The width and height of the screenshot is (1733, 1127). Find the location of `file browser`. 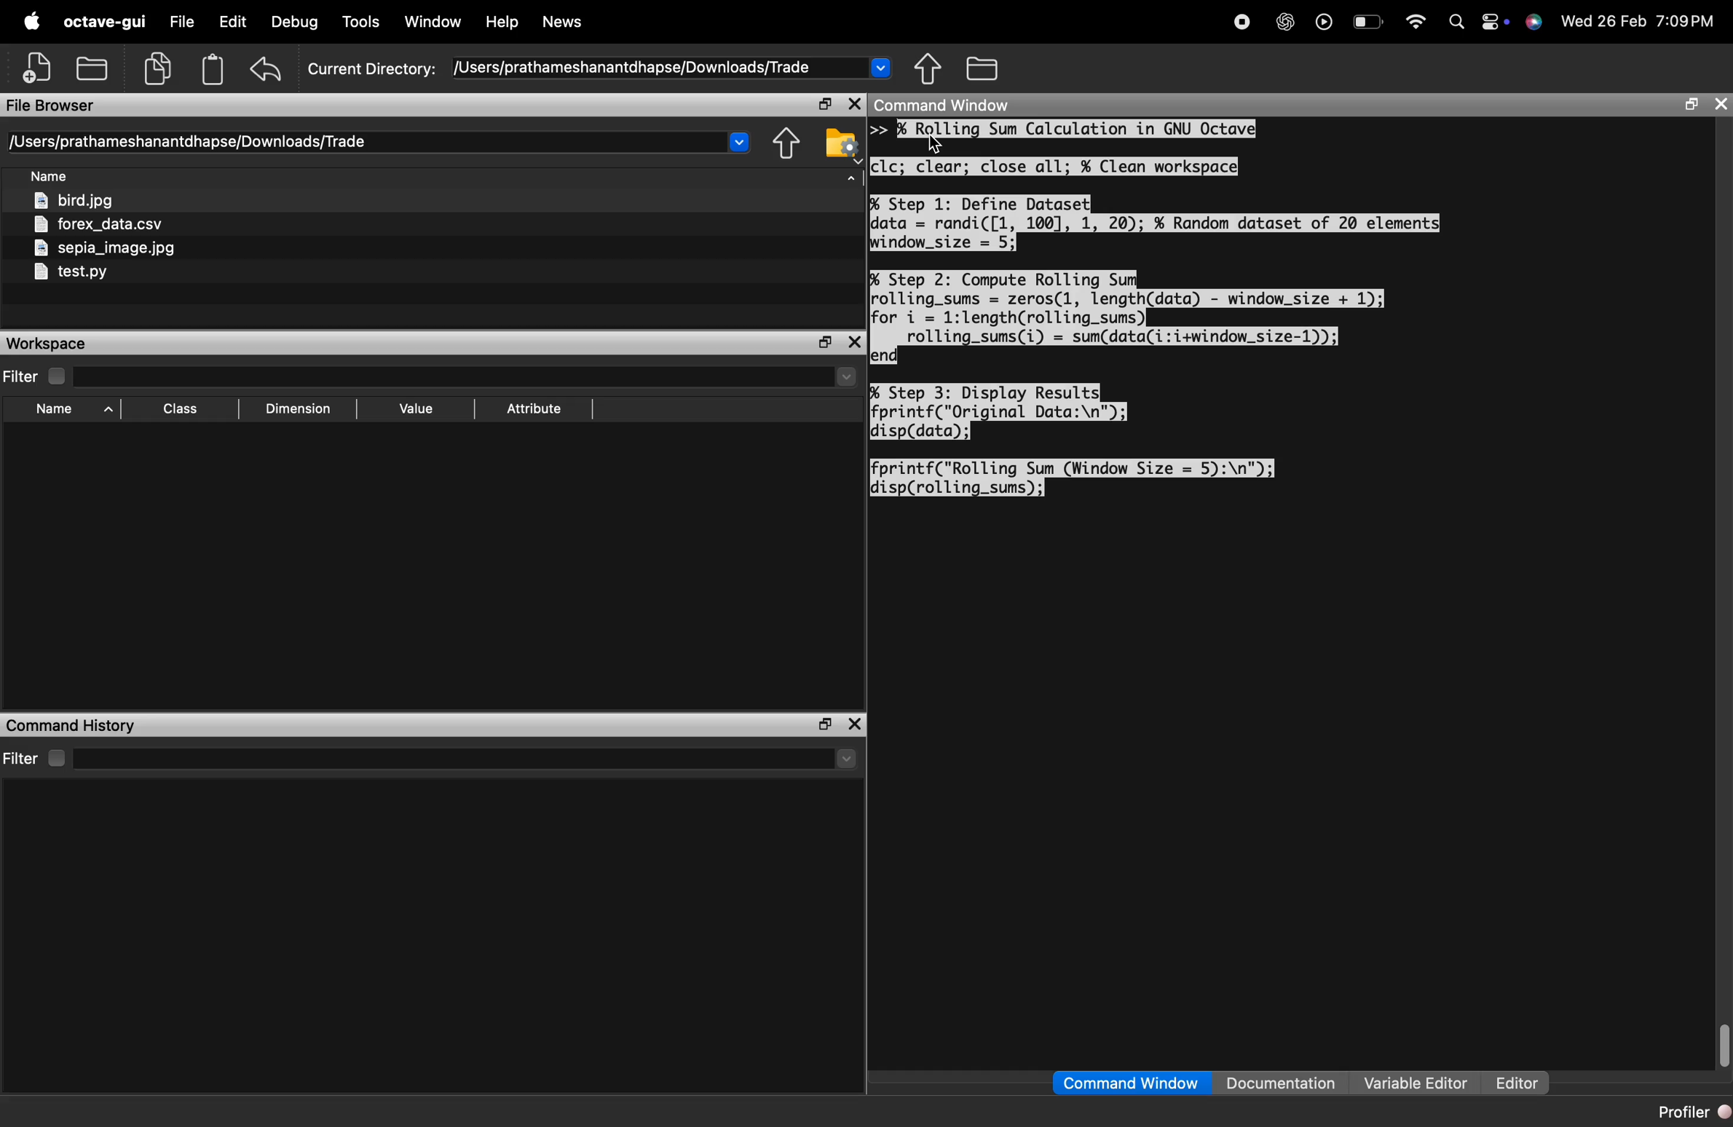

file browser is located at coordinates (59, 106).